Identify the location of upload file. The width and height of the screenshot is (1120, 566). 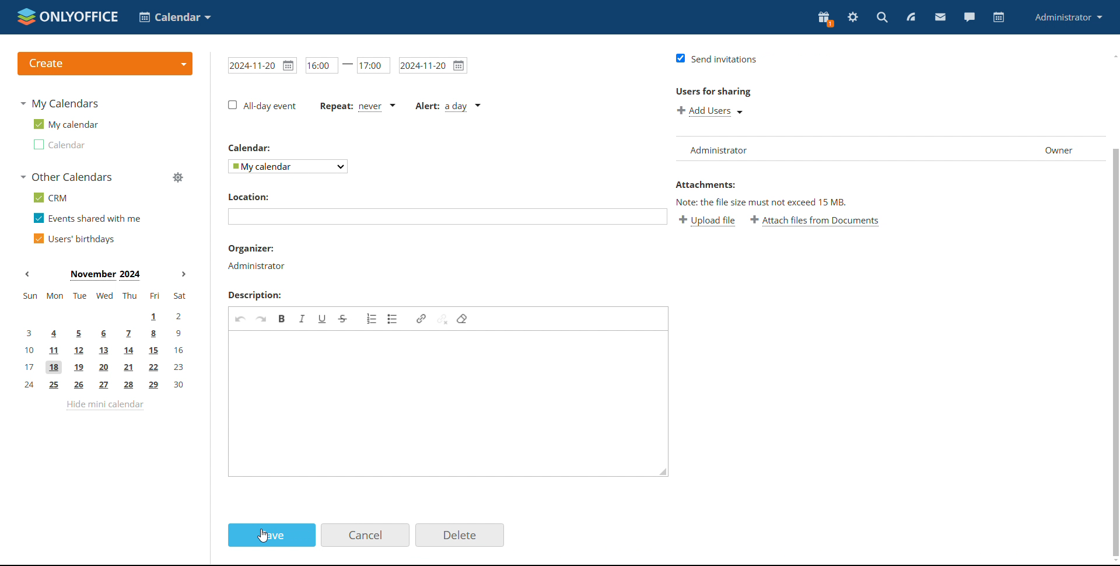
(706, 221).